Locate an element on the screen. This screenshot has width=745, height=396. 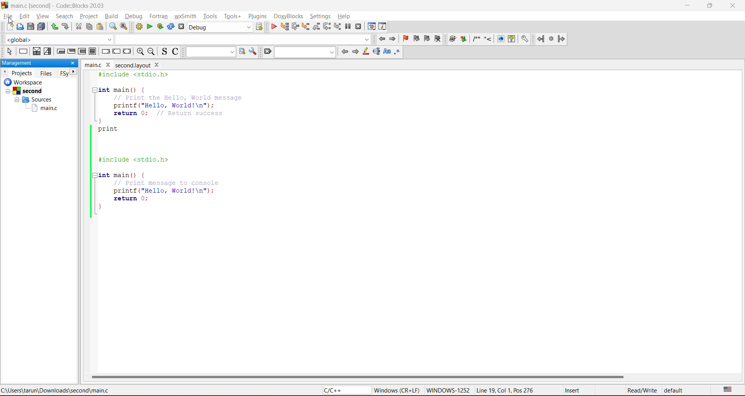
view is located at coordinates (42, 17).